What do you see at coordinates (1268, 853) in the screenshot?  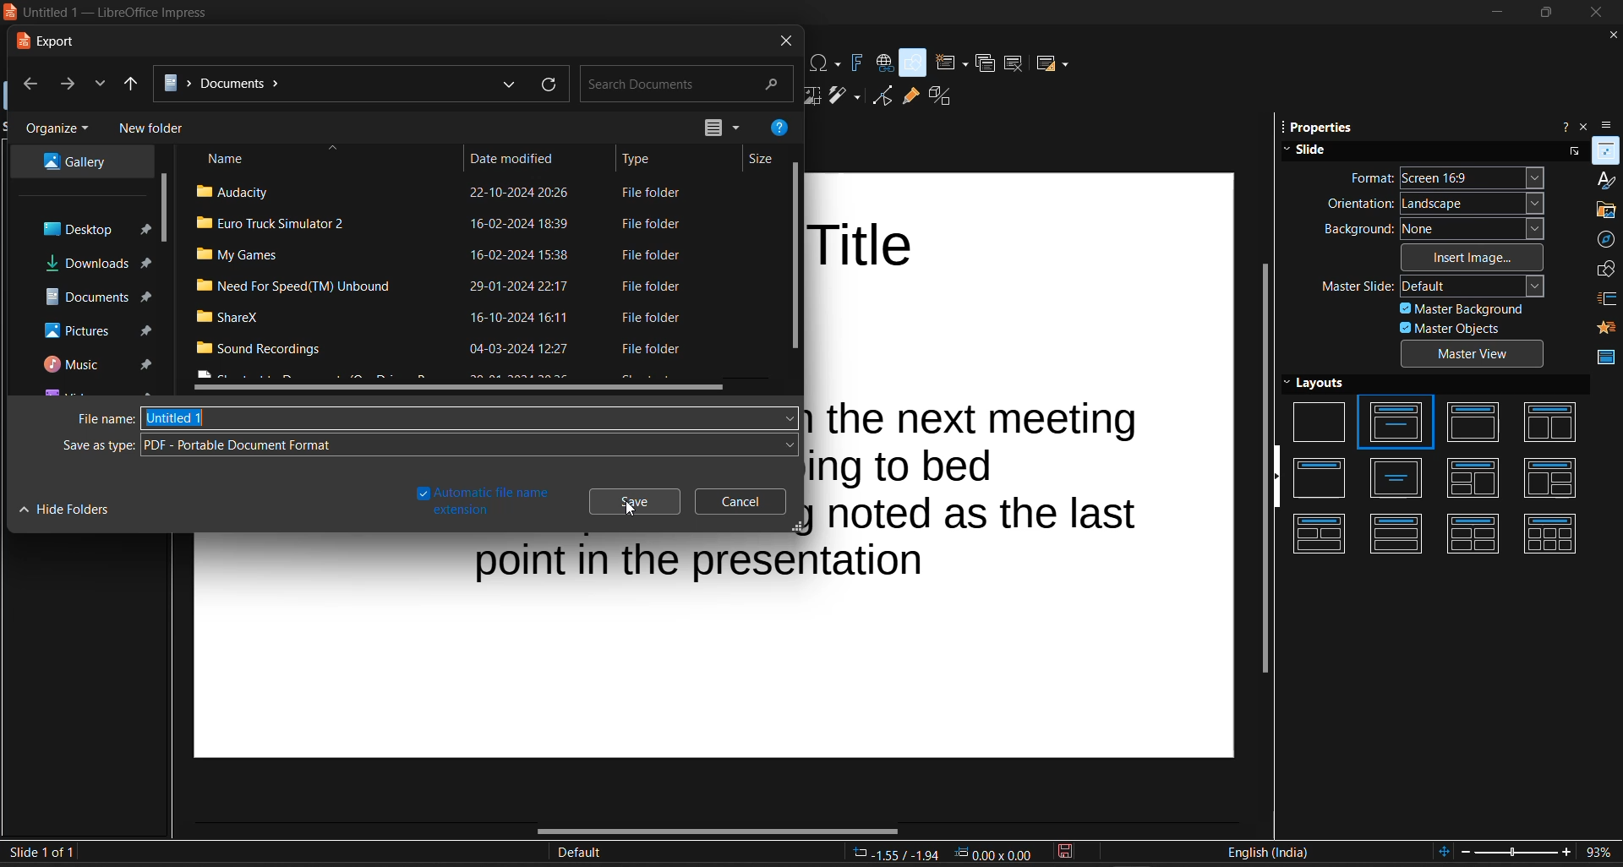 I see `English(India)` at bounding box center [1268, 853].